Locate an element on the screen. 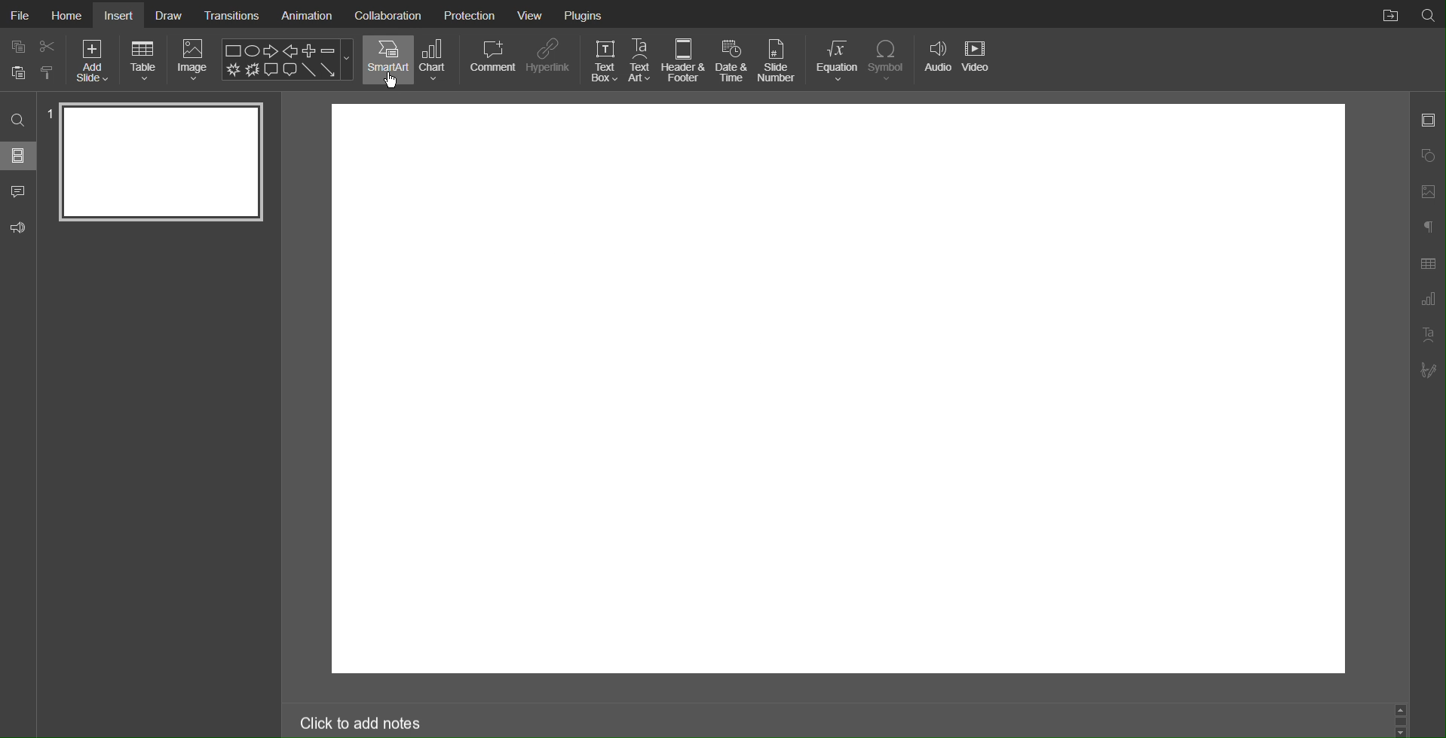  Table Settings is located at coordinates (1428, 263).